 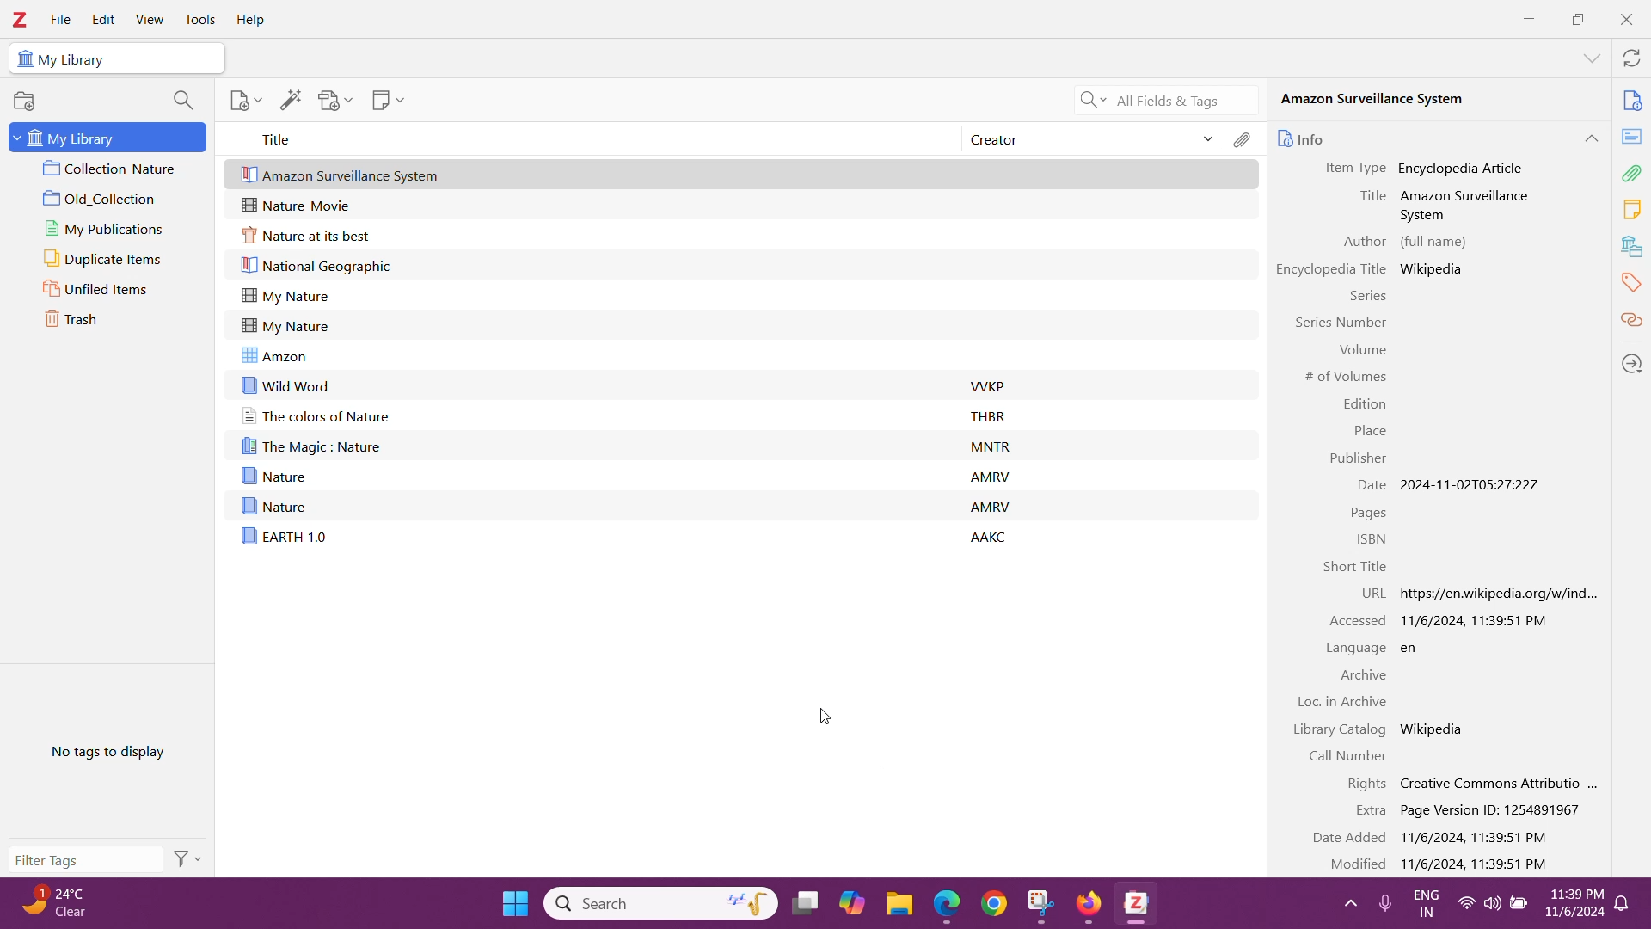 What do you see at coordinates (1380, 97) in the screenshot?
I see `Amazon Surveillance System ` at bounding box center [1380, 97].